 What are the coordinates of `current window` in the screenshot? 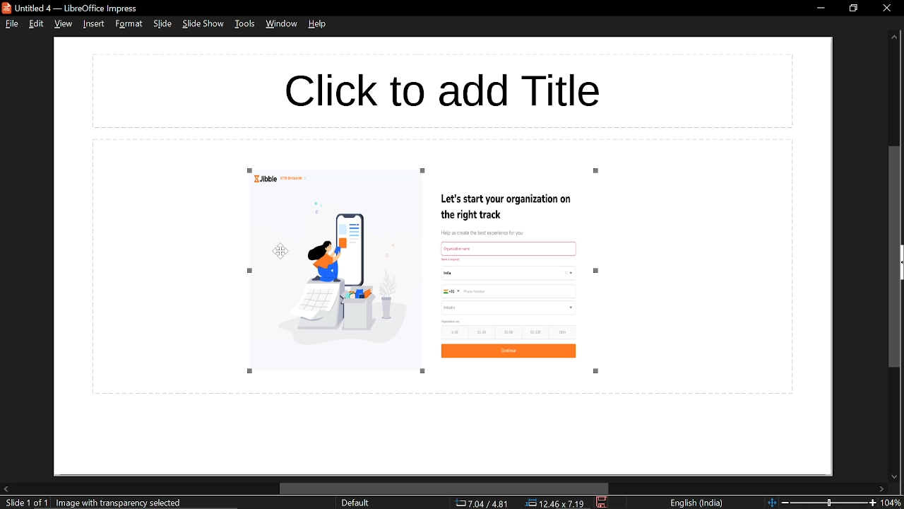 It's located at (72, 7).